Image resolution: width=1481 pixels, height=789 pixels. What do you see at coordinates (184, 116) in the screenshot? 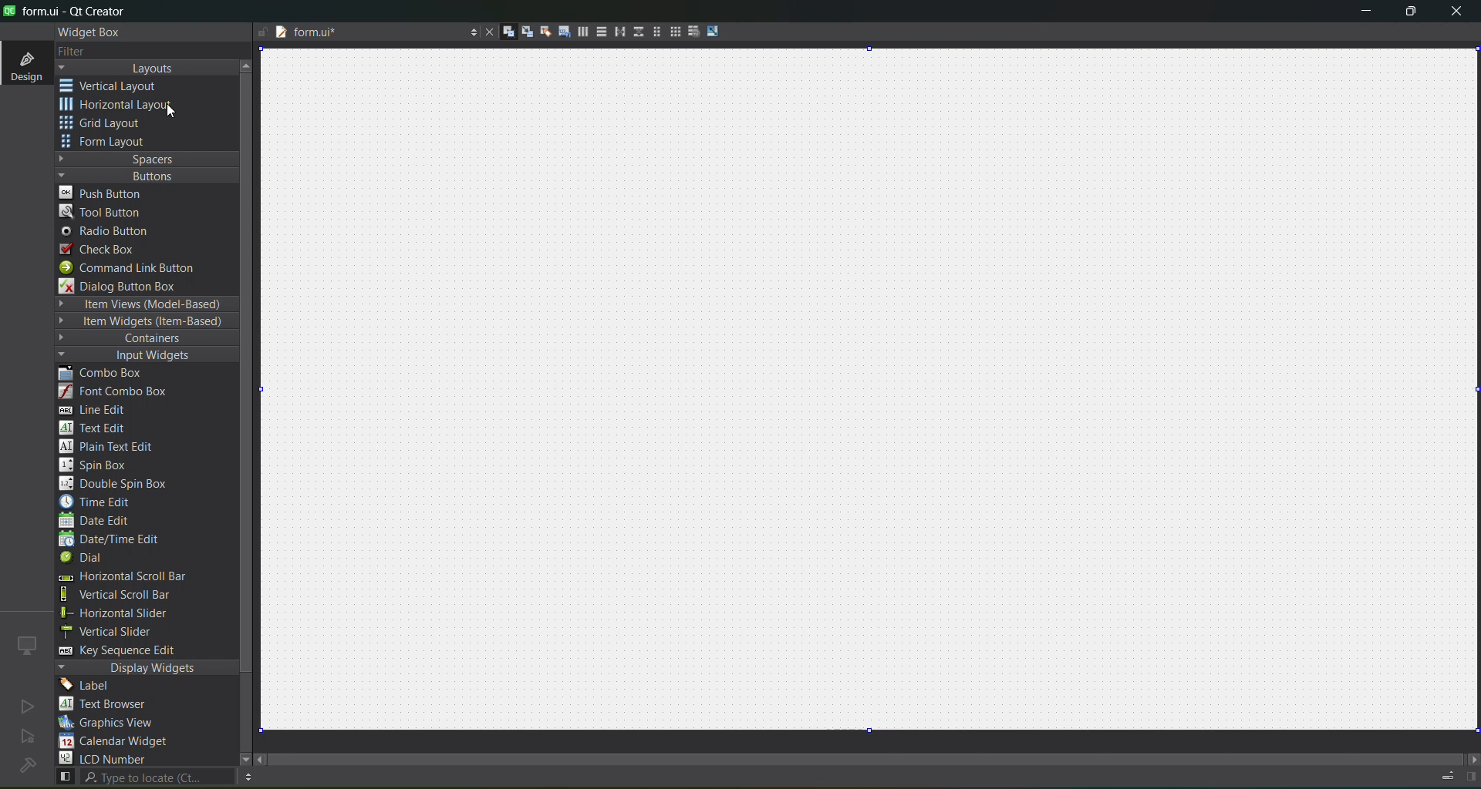
I see `cursor` at bounding box center [184, 116].